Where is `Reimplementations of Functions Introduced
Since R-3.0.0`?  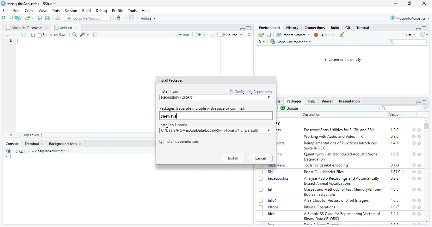 Reimplementations of Functions Introduced
Since R-3.0.0 is located at coordinates (342, 146).